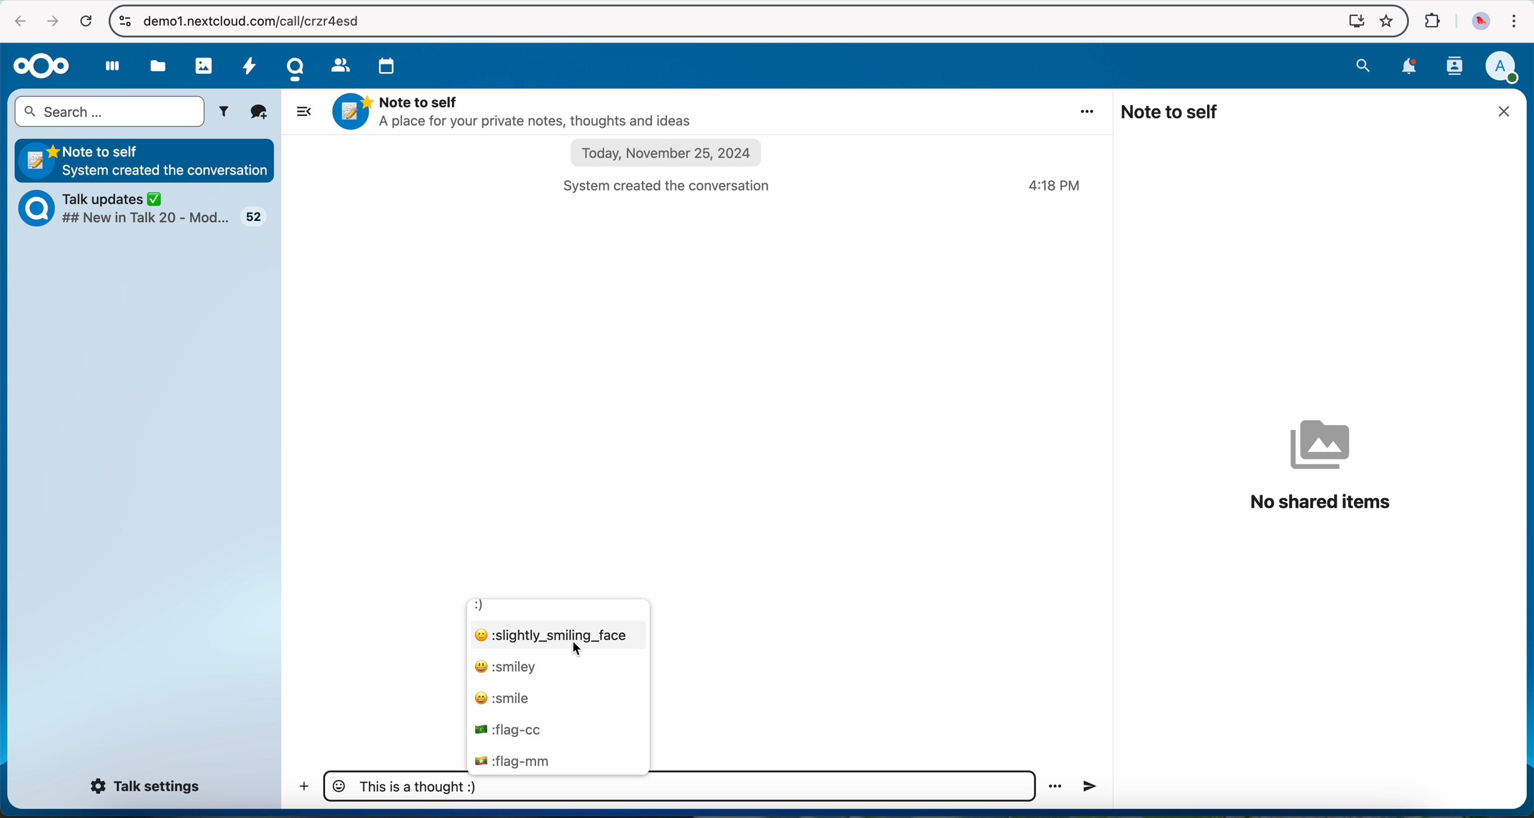 The height and width of the screenshot is (818, 1534). What do you see at coordinates (516, 764) in the screenshot?
I see `flag mm` at bounding box center [516, 764].